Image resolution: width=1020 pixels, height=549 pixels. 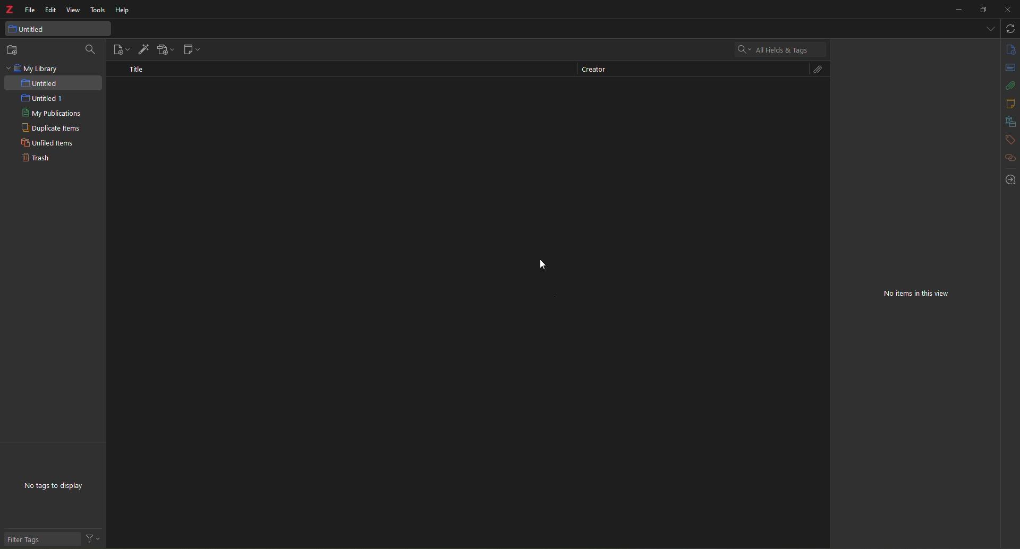 I want to click on cursor, so click(x=544, y=263).